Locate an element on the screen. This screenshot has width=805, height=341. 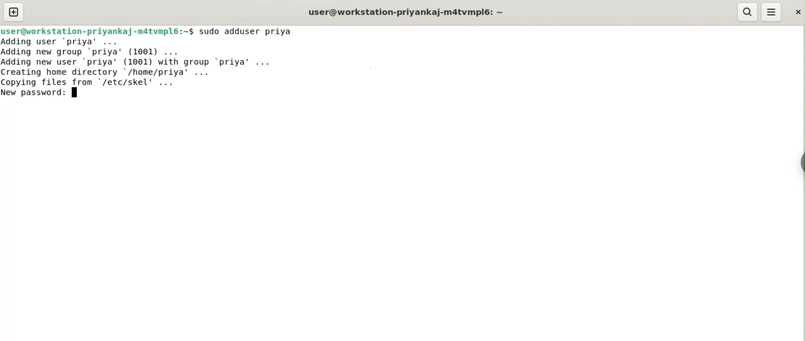
menu is located at coordinates (772, 12).